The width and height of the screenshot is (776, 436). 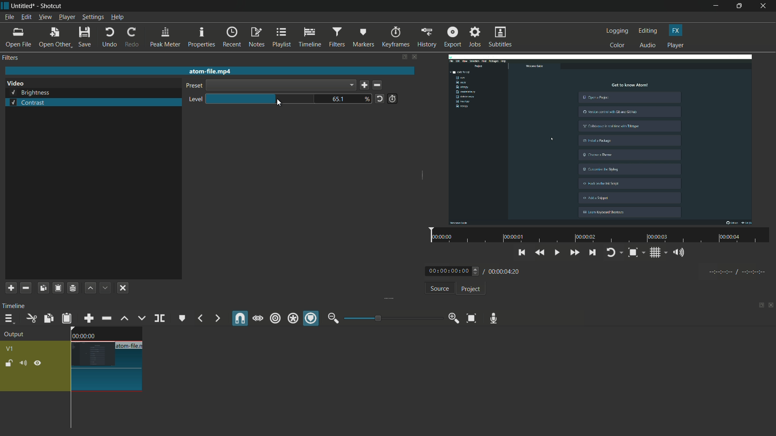 What do you see at coordinates (340, 99) in the screenshot?
I see `65.1` at bounding box center [340, 99].